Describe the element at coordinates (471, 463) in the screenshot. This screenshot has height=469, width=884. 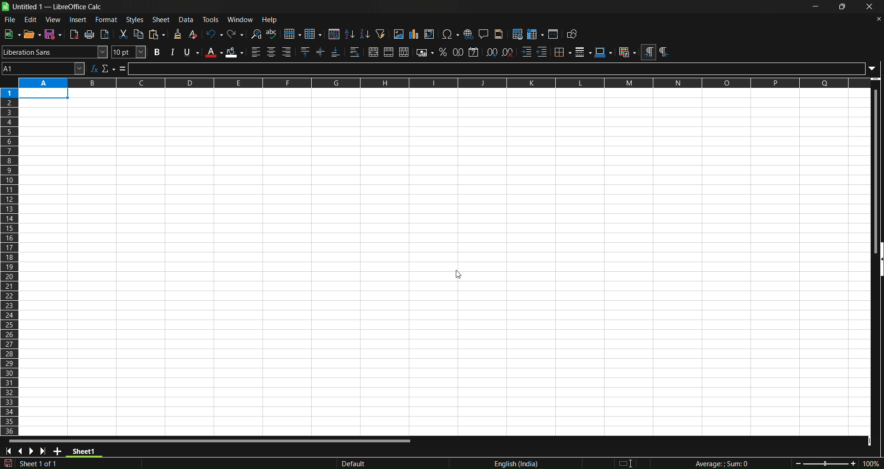
I see `text language` at that location.